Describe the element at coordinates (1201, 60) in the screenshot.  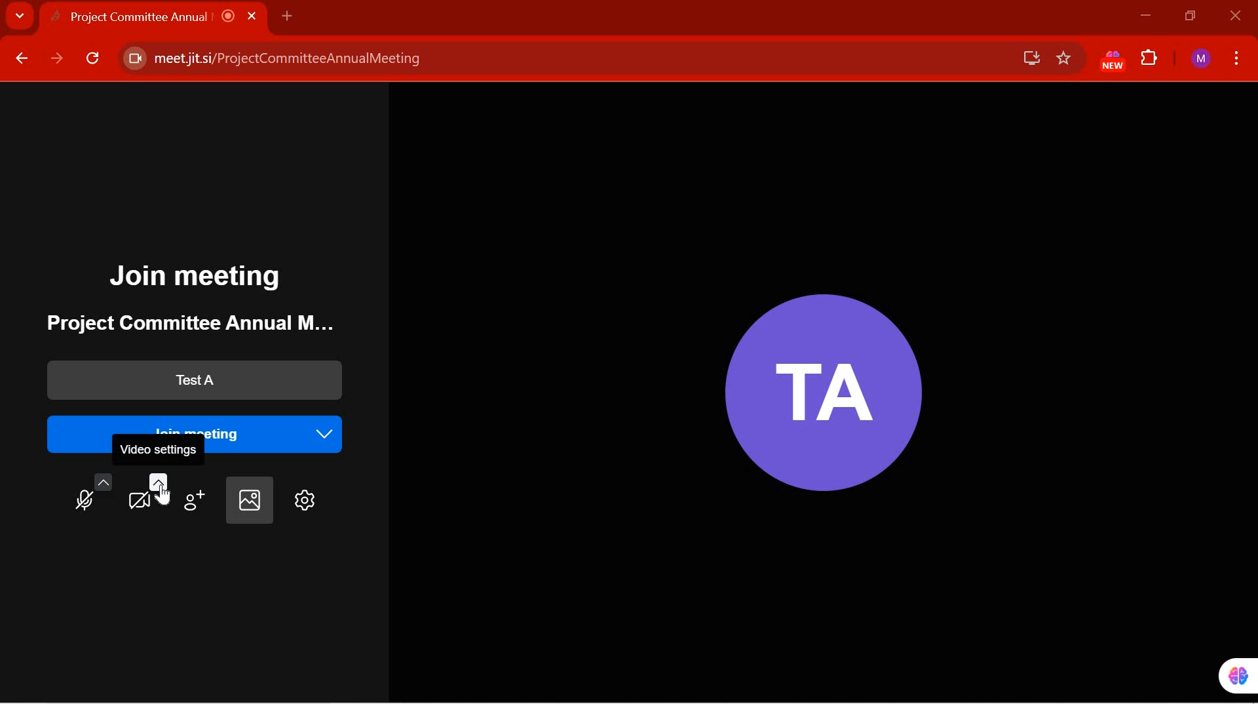
I see `ACCOUNT NAME` at that location.